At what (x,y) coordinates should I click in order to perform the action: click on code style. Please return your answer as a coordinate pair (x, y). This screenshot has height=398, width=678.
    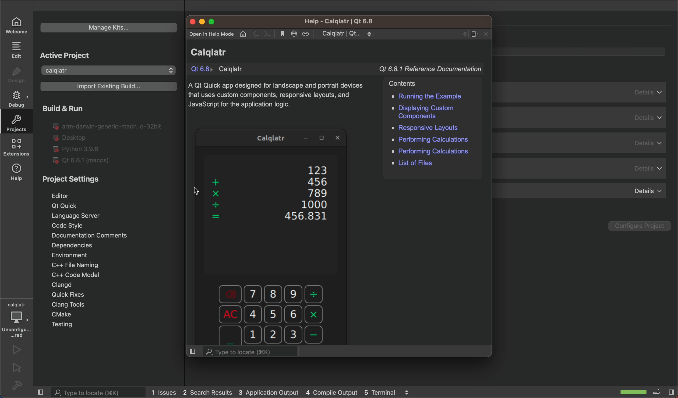
    Looking at the image, I should click on (73, 226).